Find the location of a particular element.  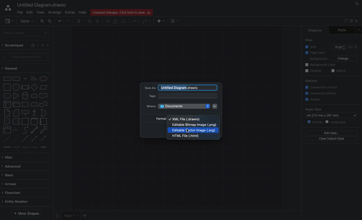

Guides is located at coordinates (312, 100).